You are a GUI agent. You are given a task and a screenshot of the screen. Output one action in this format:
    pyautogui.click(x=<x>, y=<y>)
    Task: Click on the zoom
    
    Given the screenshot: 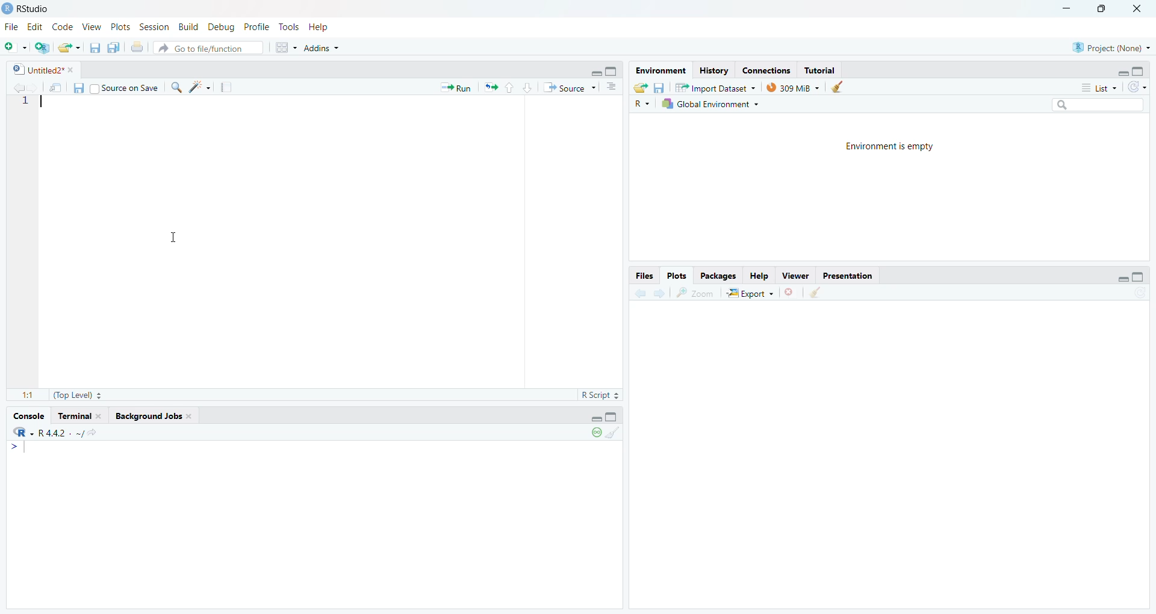 What is the action you would take?
    pyautogui.click(x=696, y=294)
    